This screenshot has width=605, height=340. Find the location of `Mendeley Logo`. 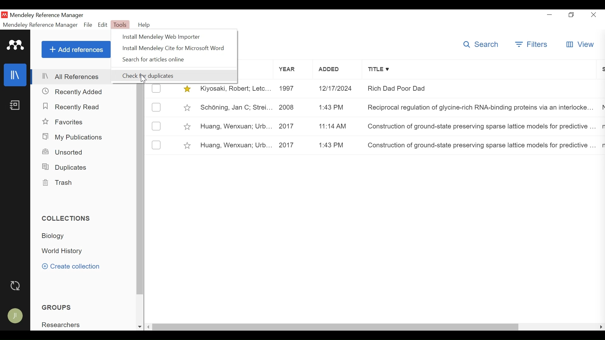

Mendeley Logo is located at coordinates (15, 45).